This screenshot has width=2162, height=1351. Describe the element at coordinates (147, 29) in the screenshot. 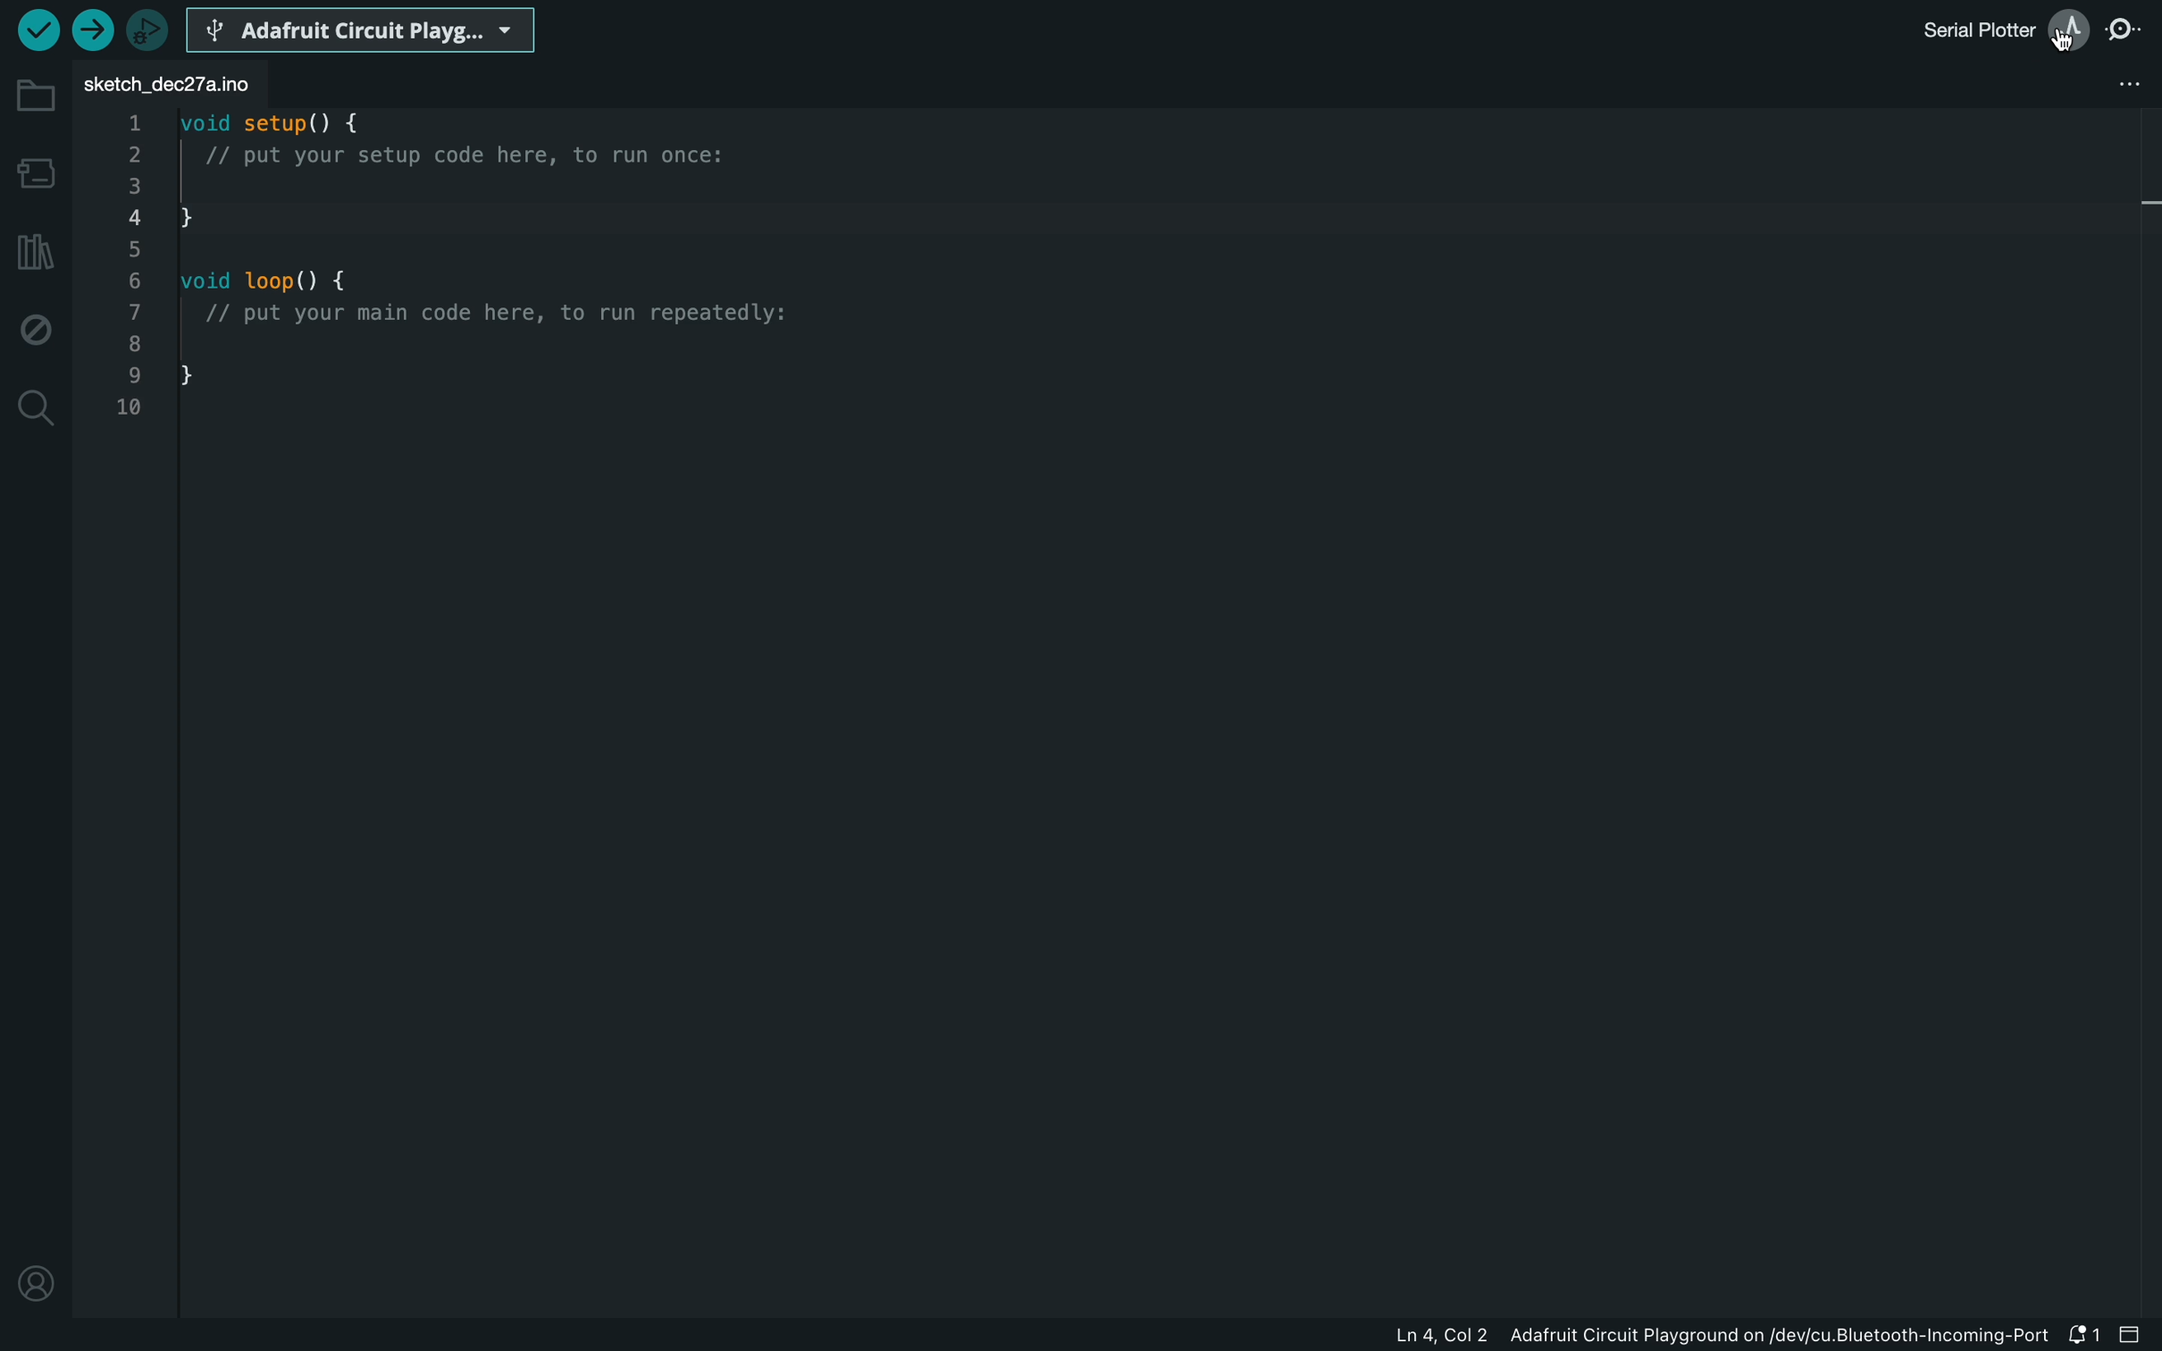

I see `debugger` at that location.